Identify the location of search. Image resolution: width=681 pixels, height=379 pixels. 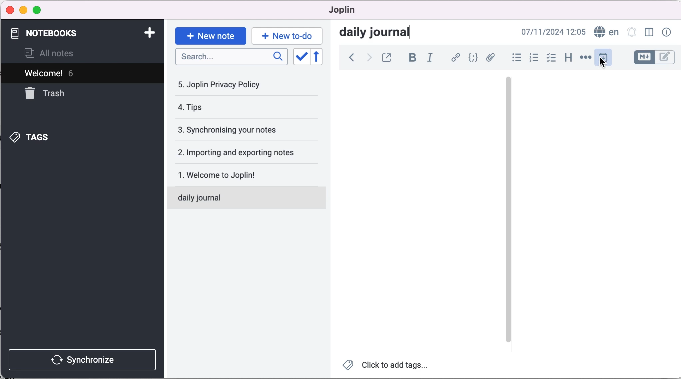
(230, 57).